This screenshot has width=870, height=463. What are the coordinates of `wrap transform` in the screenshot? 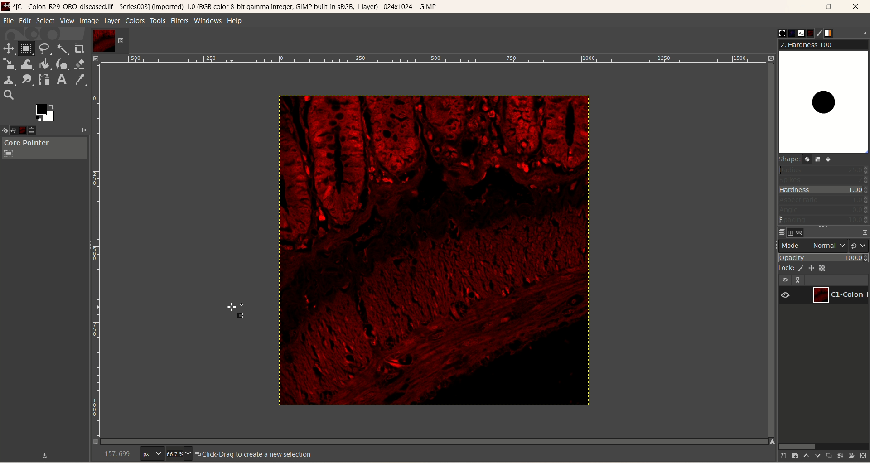 It's located at (26, 65).